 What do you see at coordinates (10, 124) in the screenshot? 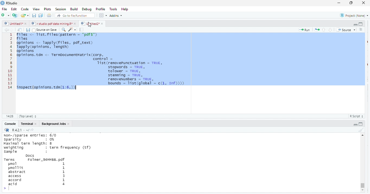
I see `console` at bounding box center [10, 124].